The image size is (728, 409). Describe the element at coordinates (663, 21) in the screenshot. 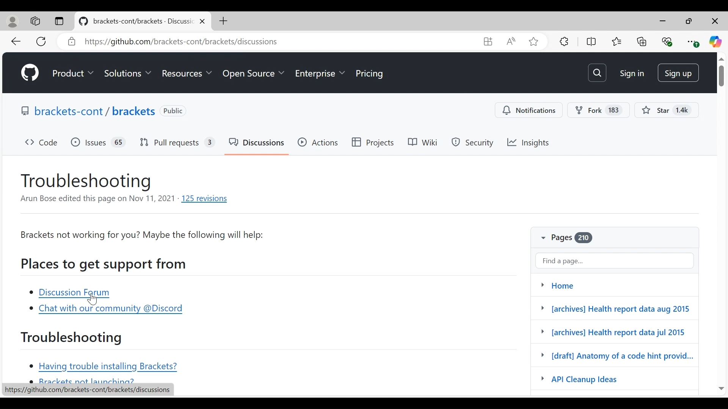

I see `minimize` at that location.